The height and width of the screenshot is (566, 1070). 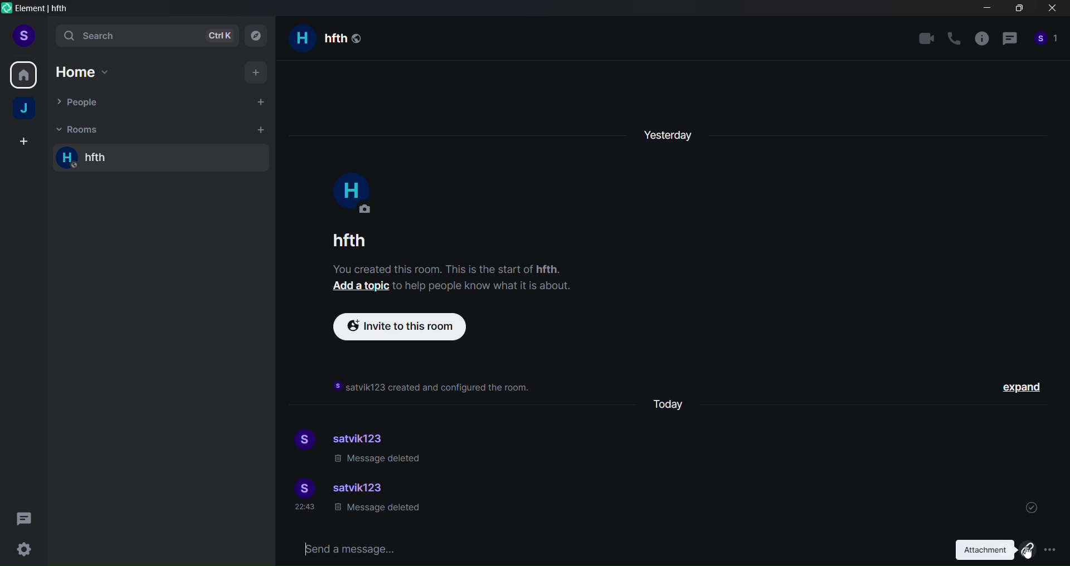 What do you see at coordinates (669, 131) in the screenshot?
I see `yesterday` at bounding box center [669, 131].